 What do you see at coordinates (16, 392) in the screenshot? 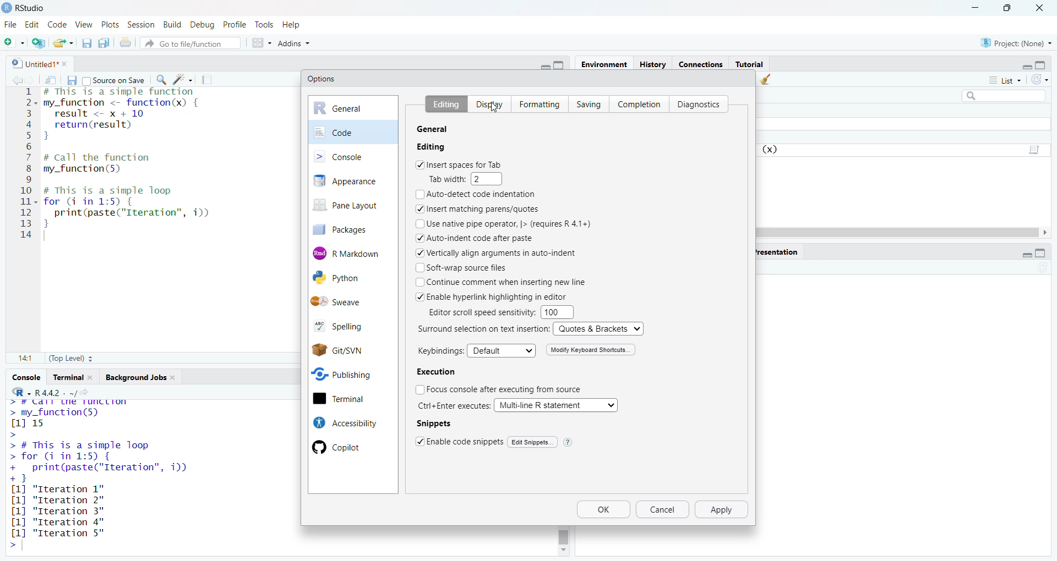
I see `language select` at bounding box center [16, 392].